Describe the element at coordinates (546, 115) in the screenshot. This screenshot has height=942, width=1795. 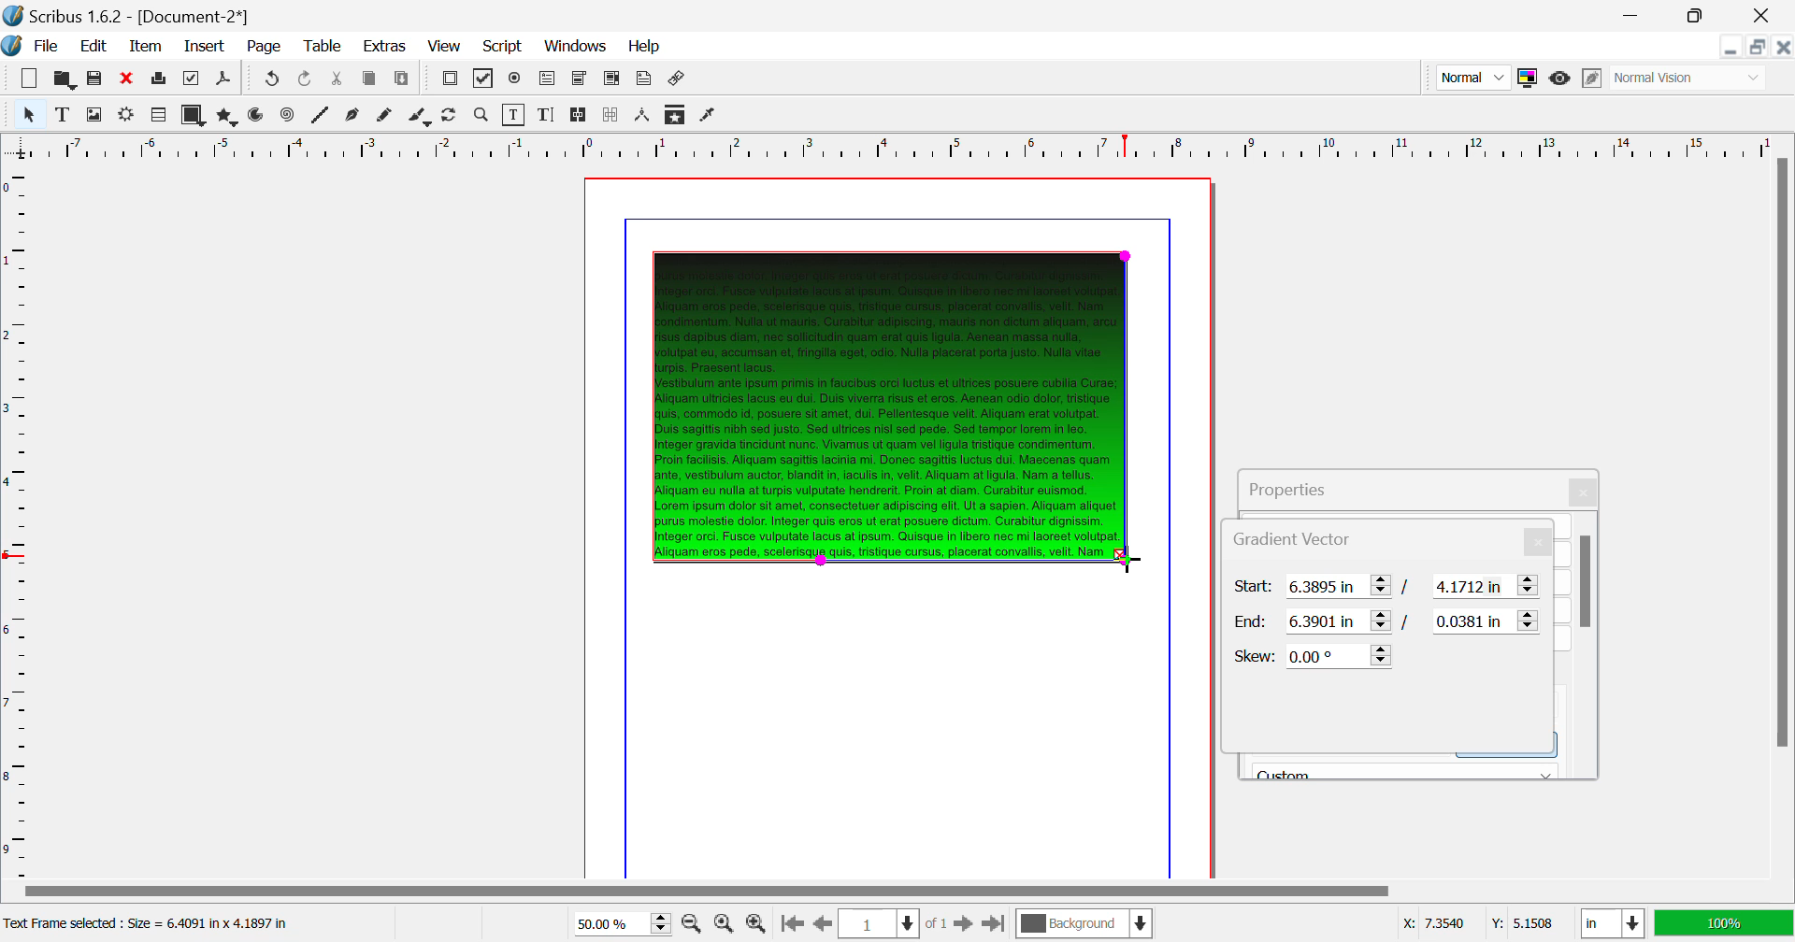
I see `Edit Text with Story Editor` at that location.